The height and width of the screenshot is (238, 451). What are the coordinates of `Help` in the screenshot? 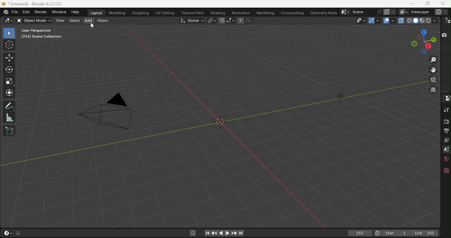 It's located at (78, 12).